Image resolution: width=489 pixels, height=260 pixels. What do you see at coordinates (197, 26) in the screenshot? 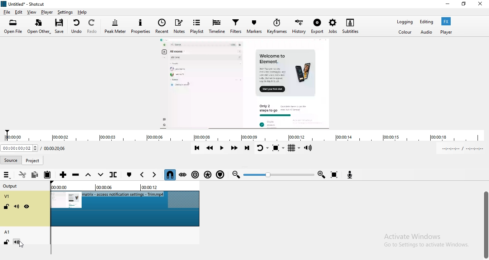
I see `Playlist` at bounding box center [197, 26].